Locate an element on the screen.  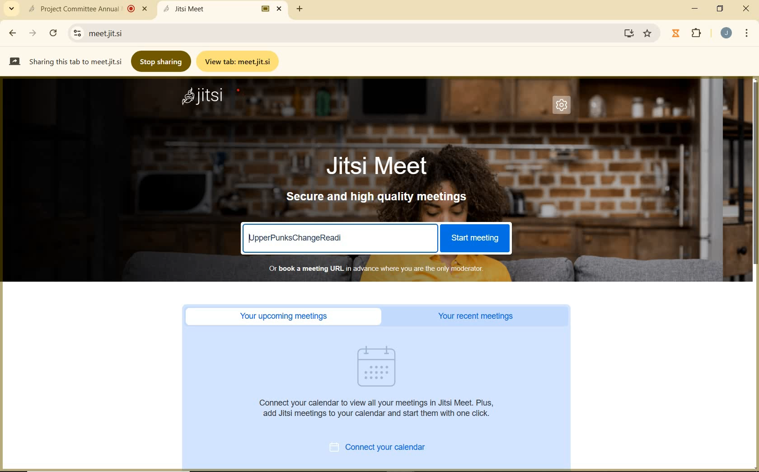
JITSI MEET is located at coordinates (385, 165).